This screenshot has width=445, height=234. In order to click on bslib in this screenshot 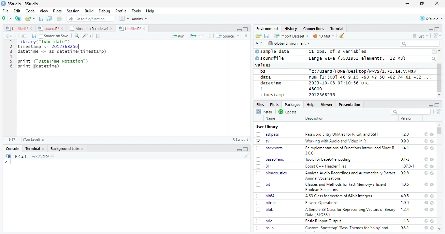, I will do `click(265, 227)`.